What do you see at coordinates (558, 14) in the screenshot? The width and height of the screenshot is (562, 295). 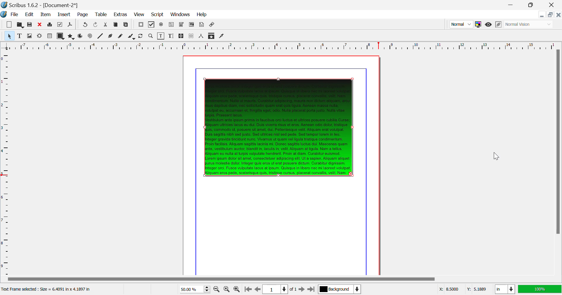 I see `Close` at bounding box center [558, 14].